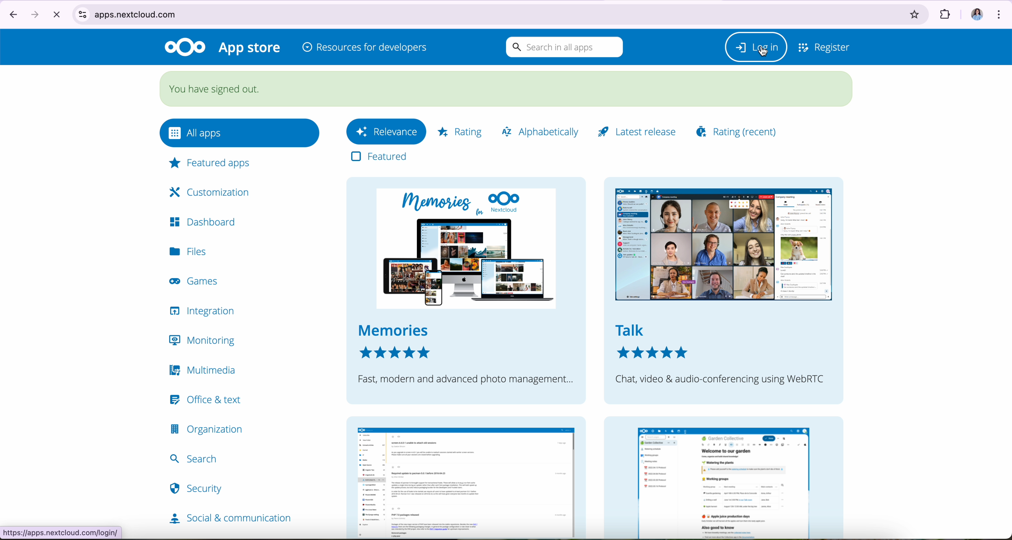  I want to click on collectives window, so click(722, 478).